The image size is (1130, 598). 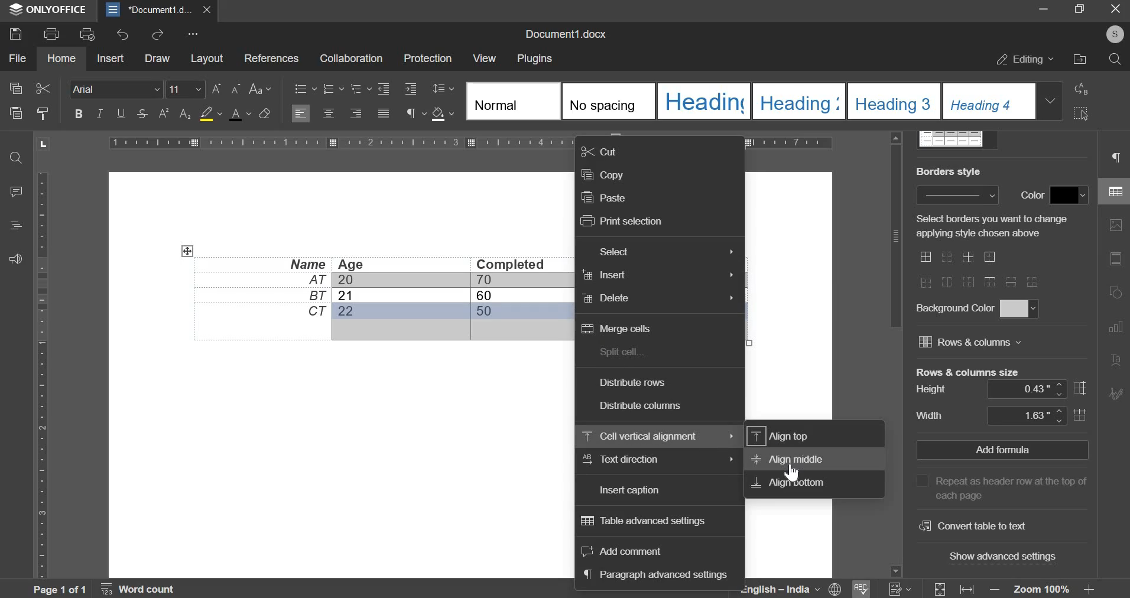 I want to click on vertical slider, so click(x=896, y=355).